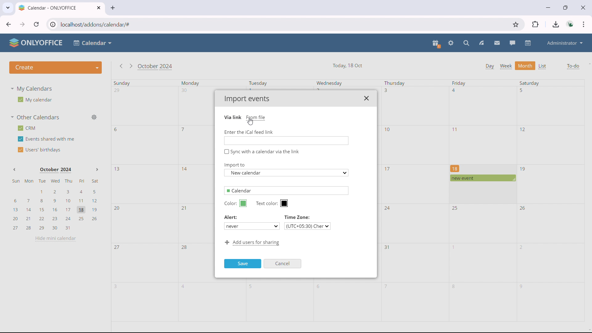 The height and width of the screenshot is (333, 592). Describe the element at coordinates (185, 90) in the screenshot. I see `30` at that location.